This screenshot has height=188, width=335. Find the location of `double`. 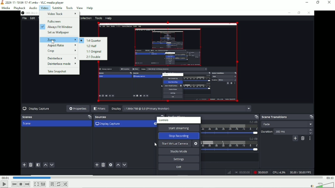

double is located at coordinates (93, 57).